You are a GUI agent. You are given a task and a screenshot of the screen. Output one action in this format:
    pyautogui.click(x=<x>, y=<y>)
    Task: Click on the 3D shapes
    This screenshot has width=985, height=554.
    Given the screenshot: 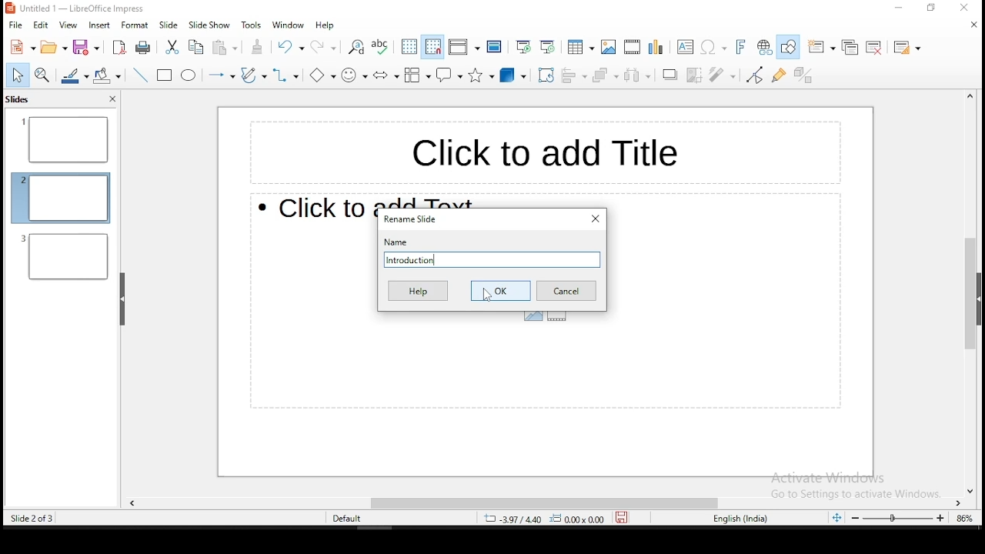 What is the action you would take?
    pyautogui.click(x=514, y=76)
    